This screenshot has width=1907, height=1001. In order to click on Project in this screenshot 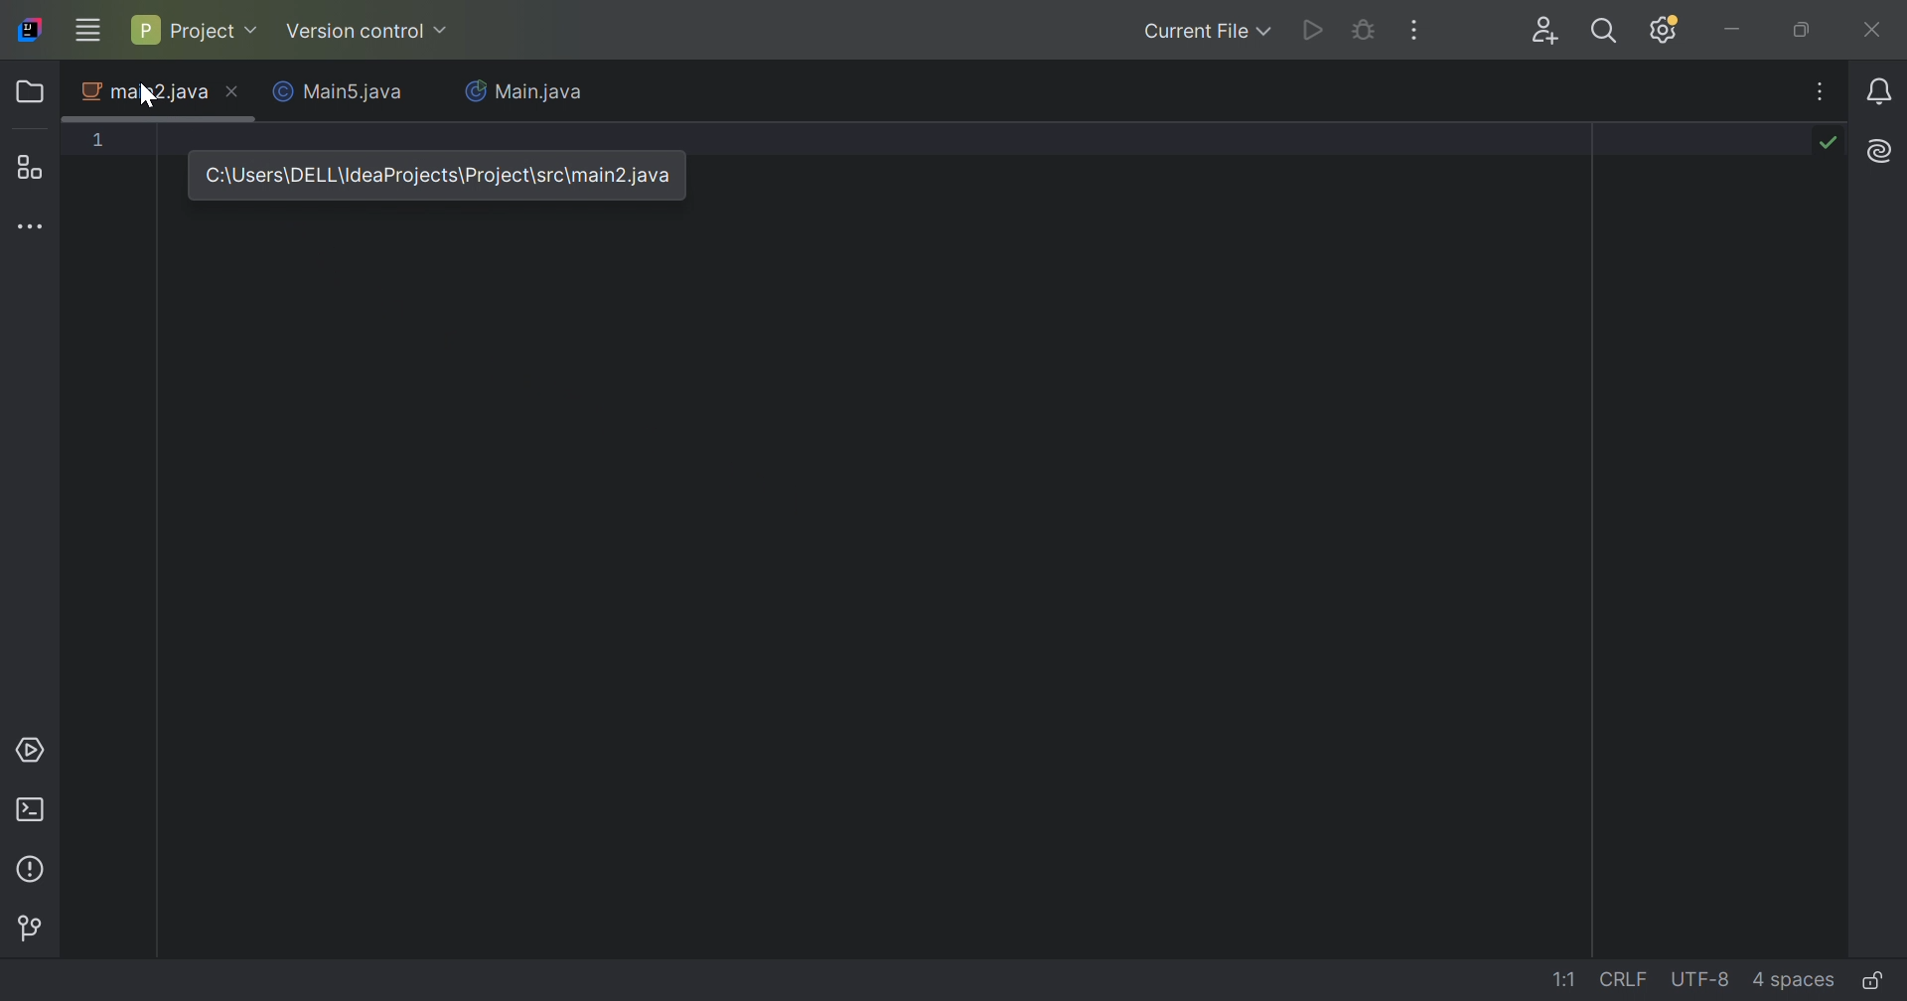, I will do `click(192, 29)`.